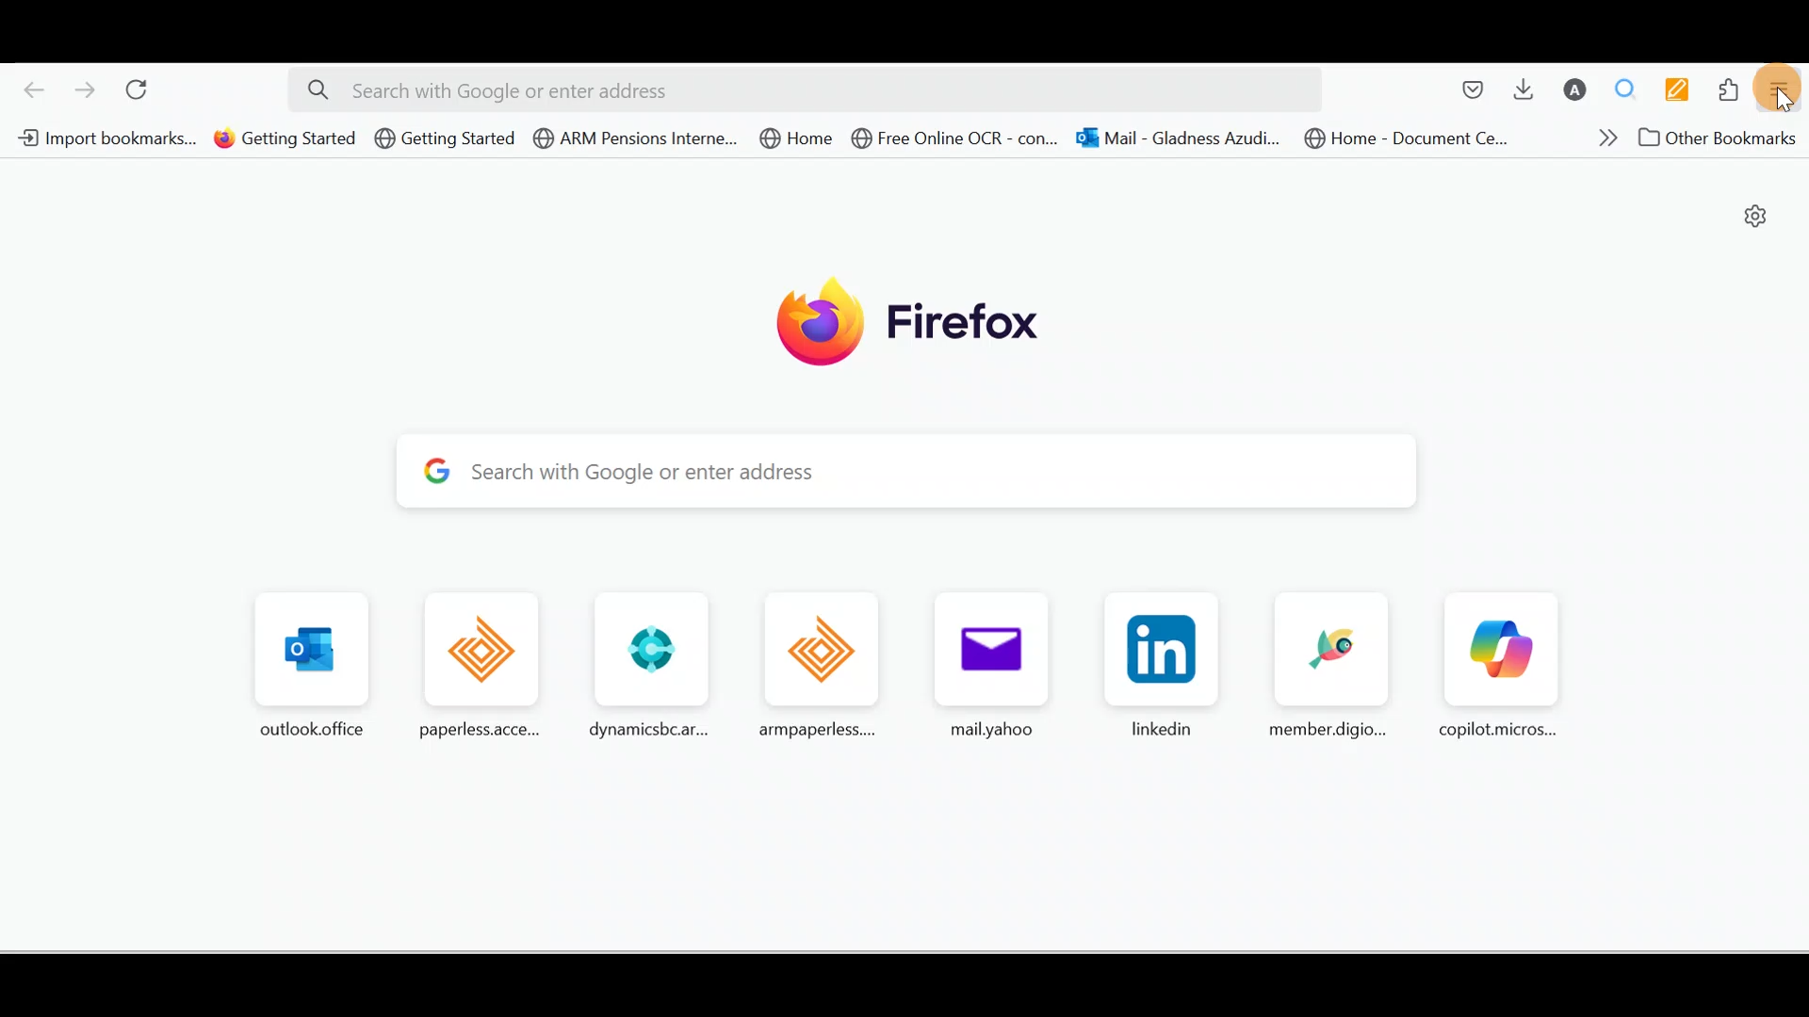 The height and width of the screenshot is (1017, 1809). What do you see at coordinates (106, 137) in the screenshot?
I see `Bookmark 1` at bounding box center [106, 137].